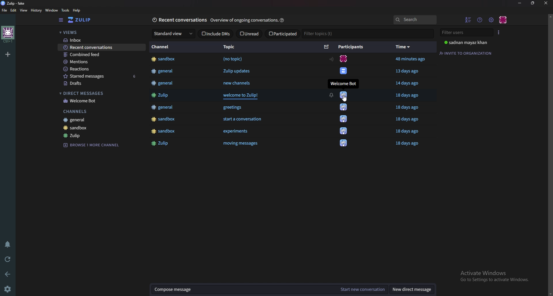  What do you see at coordinates (97, 32) in the screenshot?
I see `Views` at bounding box center [97, 32].